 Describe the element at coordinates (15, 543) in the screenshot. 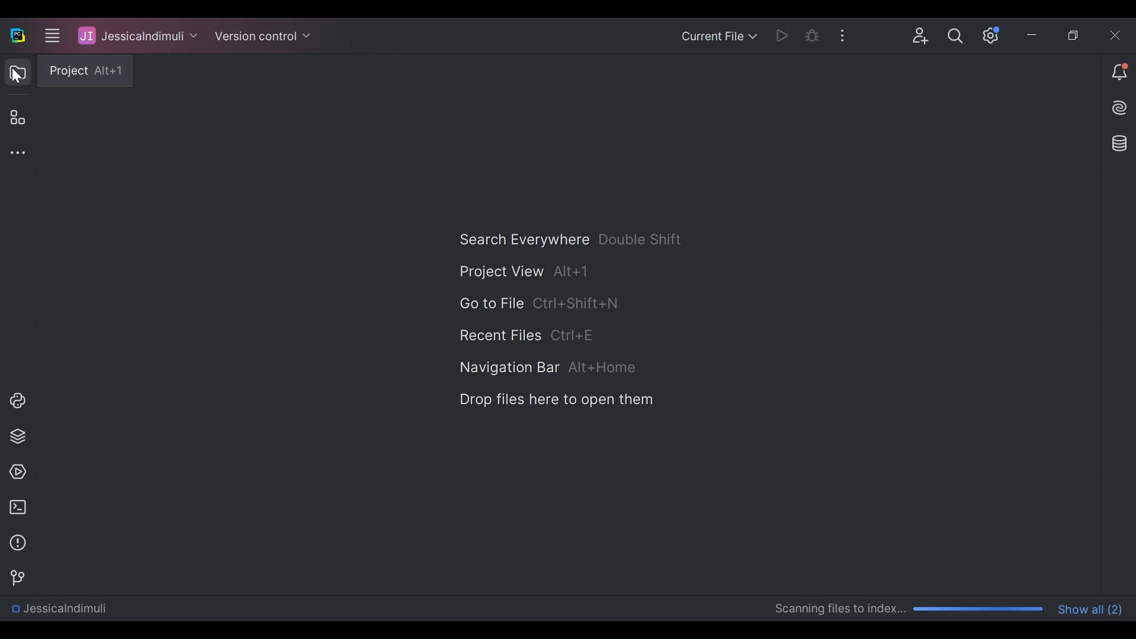

I see `Problems` at that location.